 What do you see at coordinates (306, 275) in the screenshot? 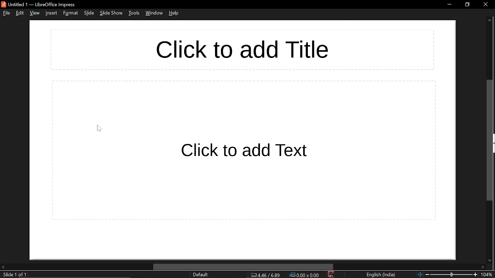
I see `position` at bounding box center [306, 275].